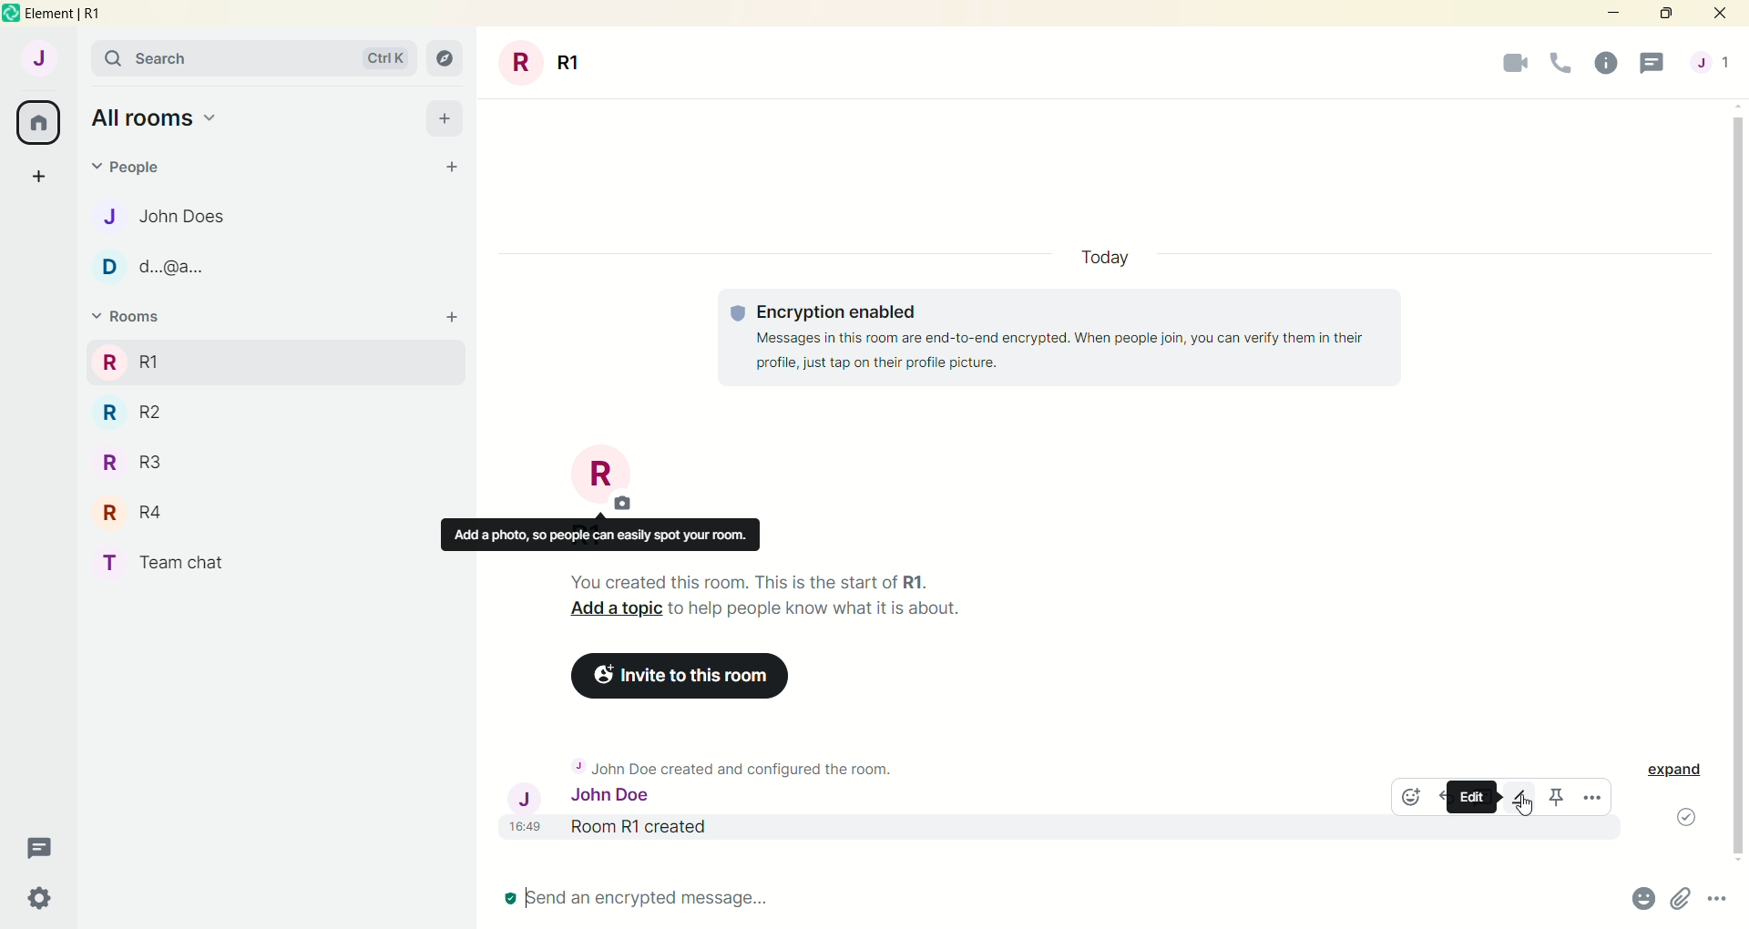 The width and height of the screenshot is (1749, 929). I want to click on close, so click(1723, 14).